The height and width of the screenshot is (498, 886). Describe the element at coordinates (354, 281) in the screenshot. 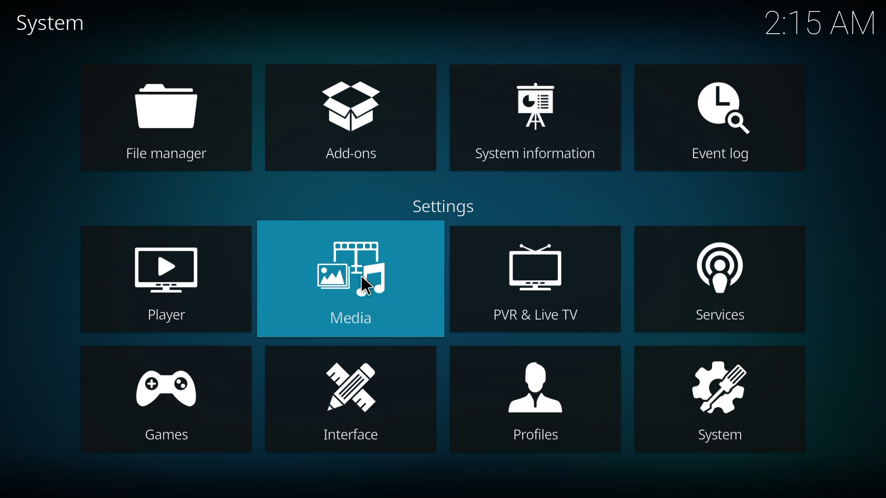

I see `media` at that location.